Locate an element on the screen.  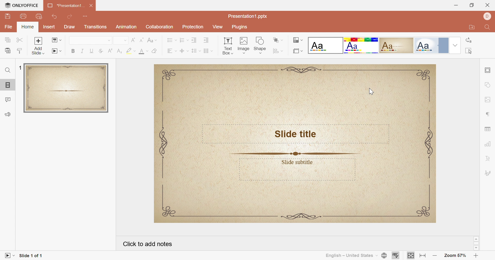
Customize Quick Access Toolbar is located at coordinates (86, 17).